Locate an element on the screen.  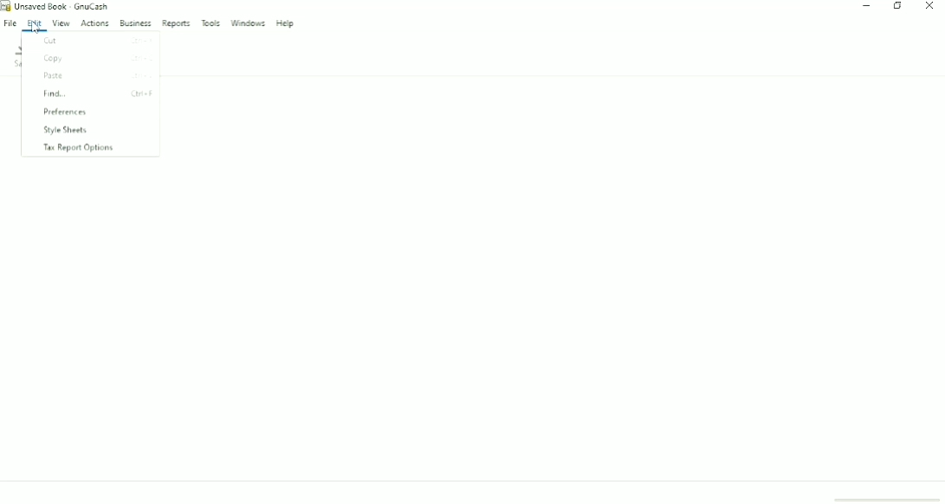
view is located at coordinates (63, 25).